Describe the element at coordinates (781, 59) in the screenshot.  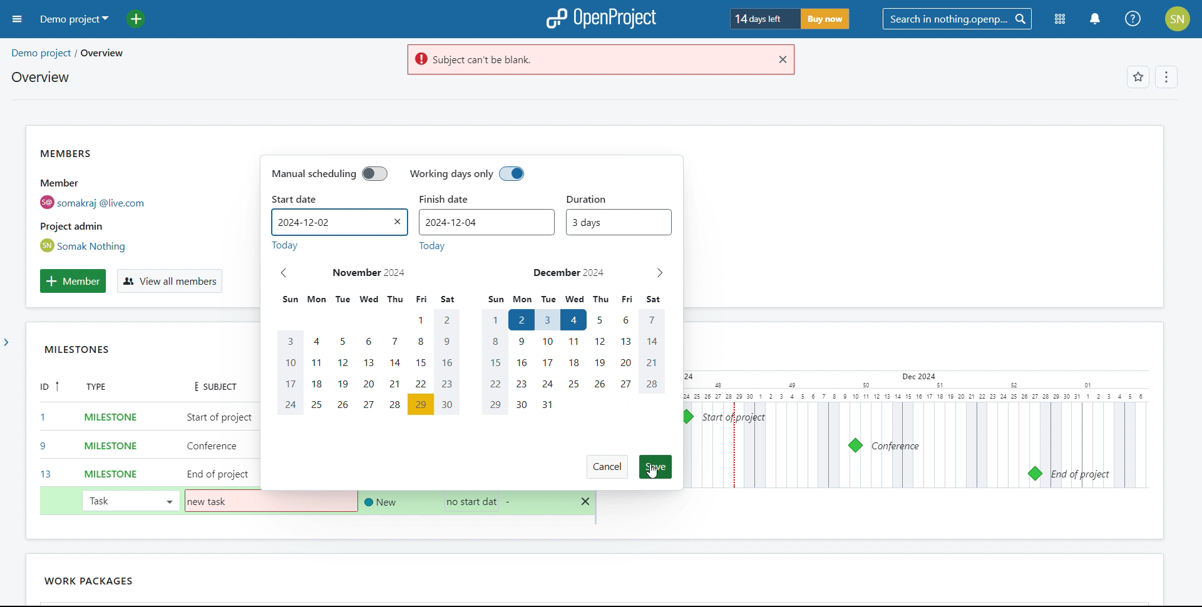
I see `close warning` at that location.